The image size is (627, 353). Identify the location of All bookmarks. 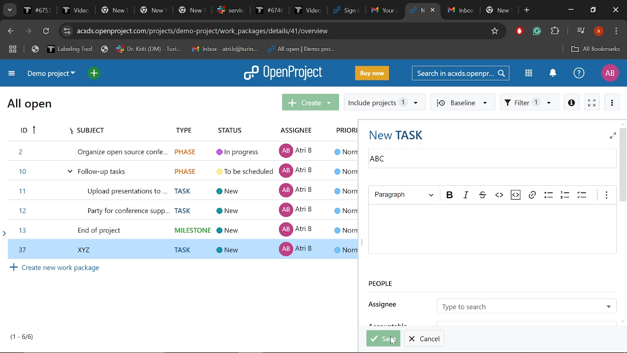
(596, 50).